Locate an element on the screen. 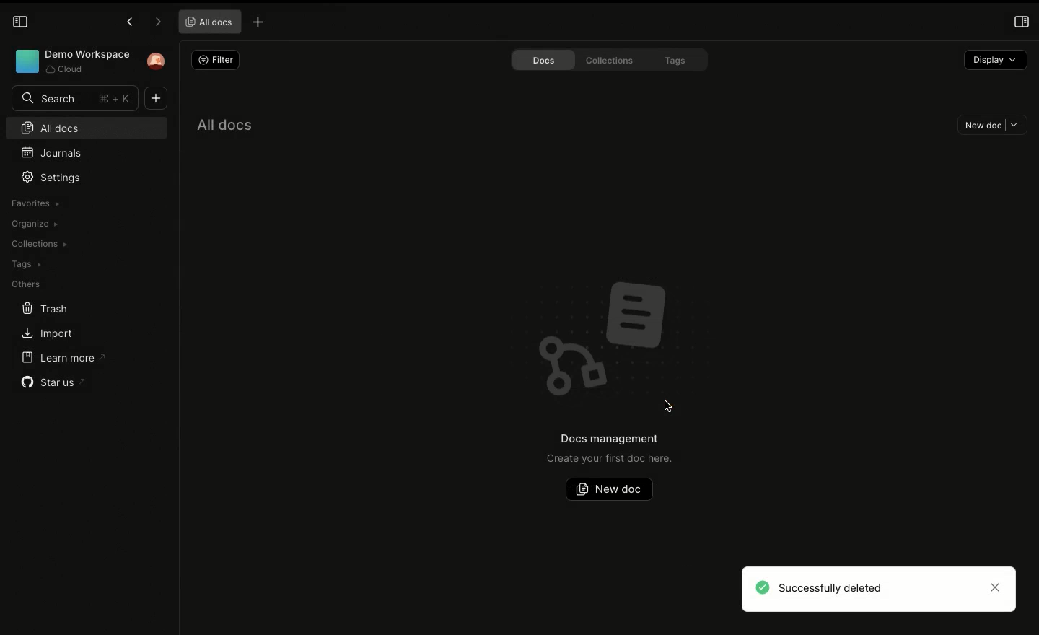 This screenshot has height=635, width=1039. All docs is located at coordinates (224, 121).